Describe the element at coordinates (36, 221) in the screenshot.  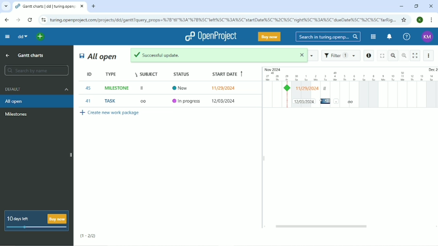
I see `10 days left` at that location.